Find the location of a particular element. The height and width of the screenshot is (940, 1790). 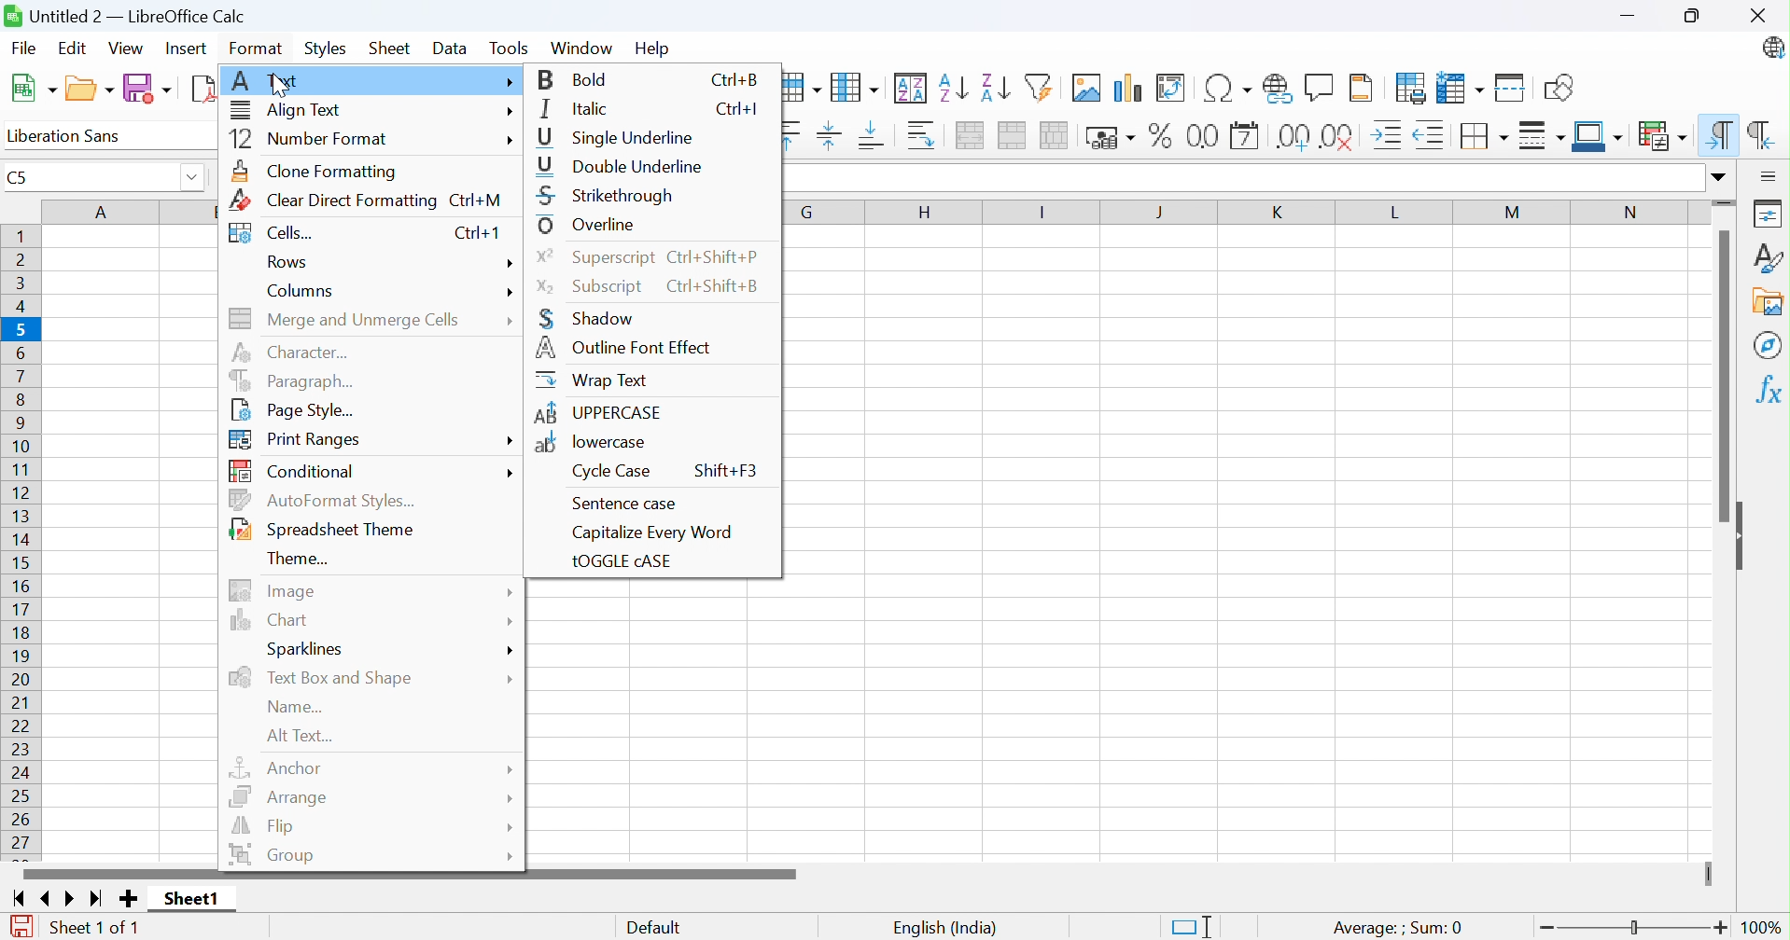

Conditional is located at coordinates (1664, 136).